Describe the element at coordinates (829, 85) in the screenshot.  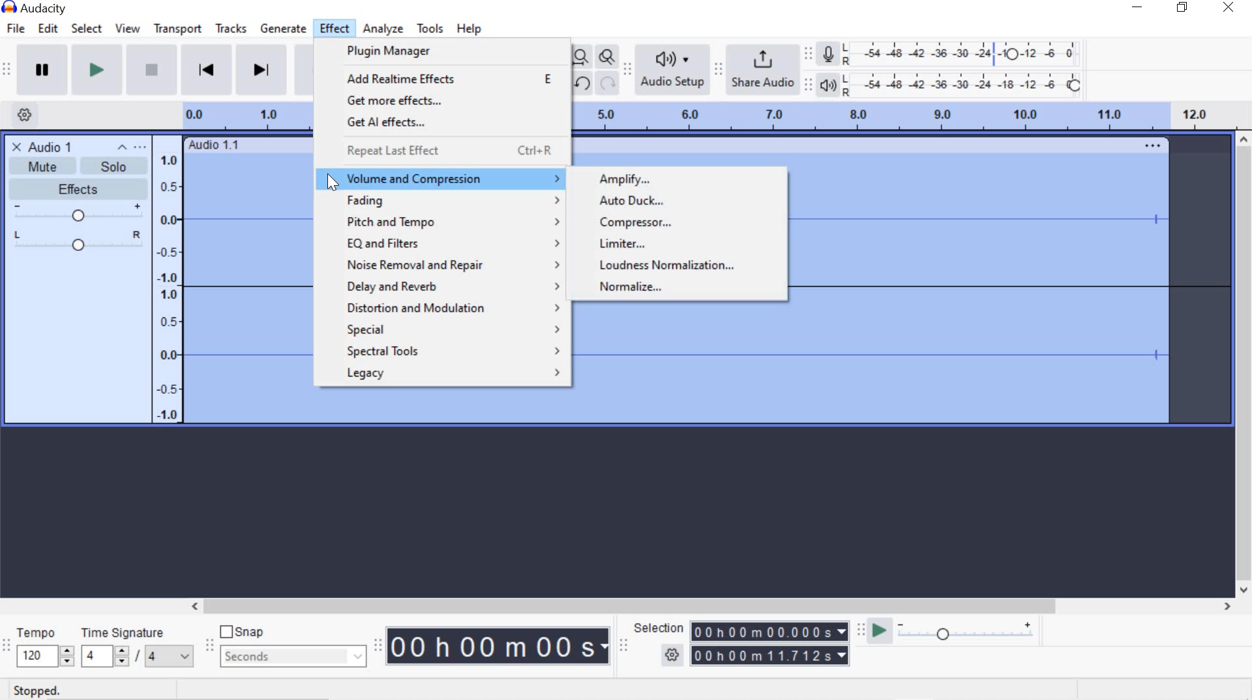
I see `Playback meter` at that location.